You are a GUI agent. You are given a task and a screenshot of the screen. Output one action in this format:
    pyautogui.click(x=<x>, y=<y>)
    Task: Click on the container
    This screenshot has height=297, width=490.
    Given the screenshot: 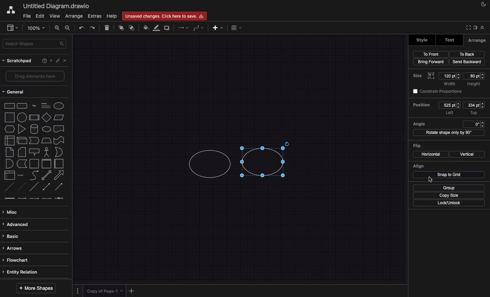 What is the action you would take?
    pyautogui.click(x=34, y=164)
    